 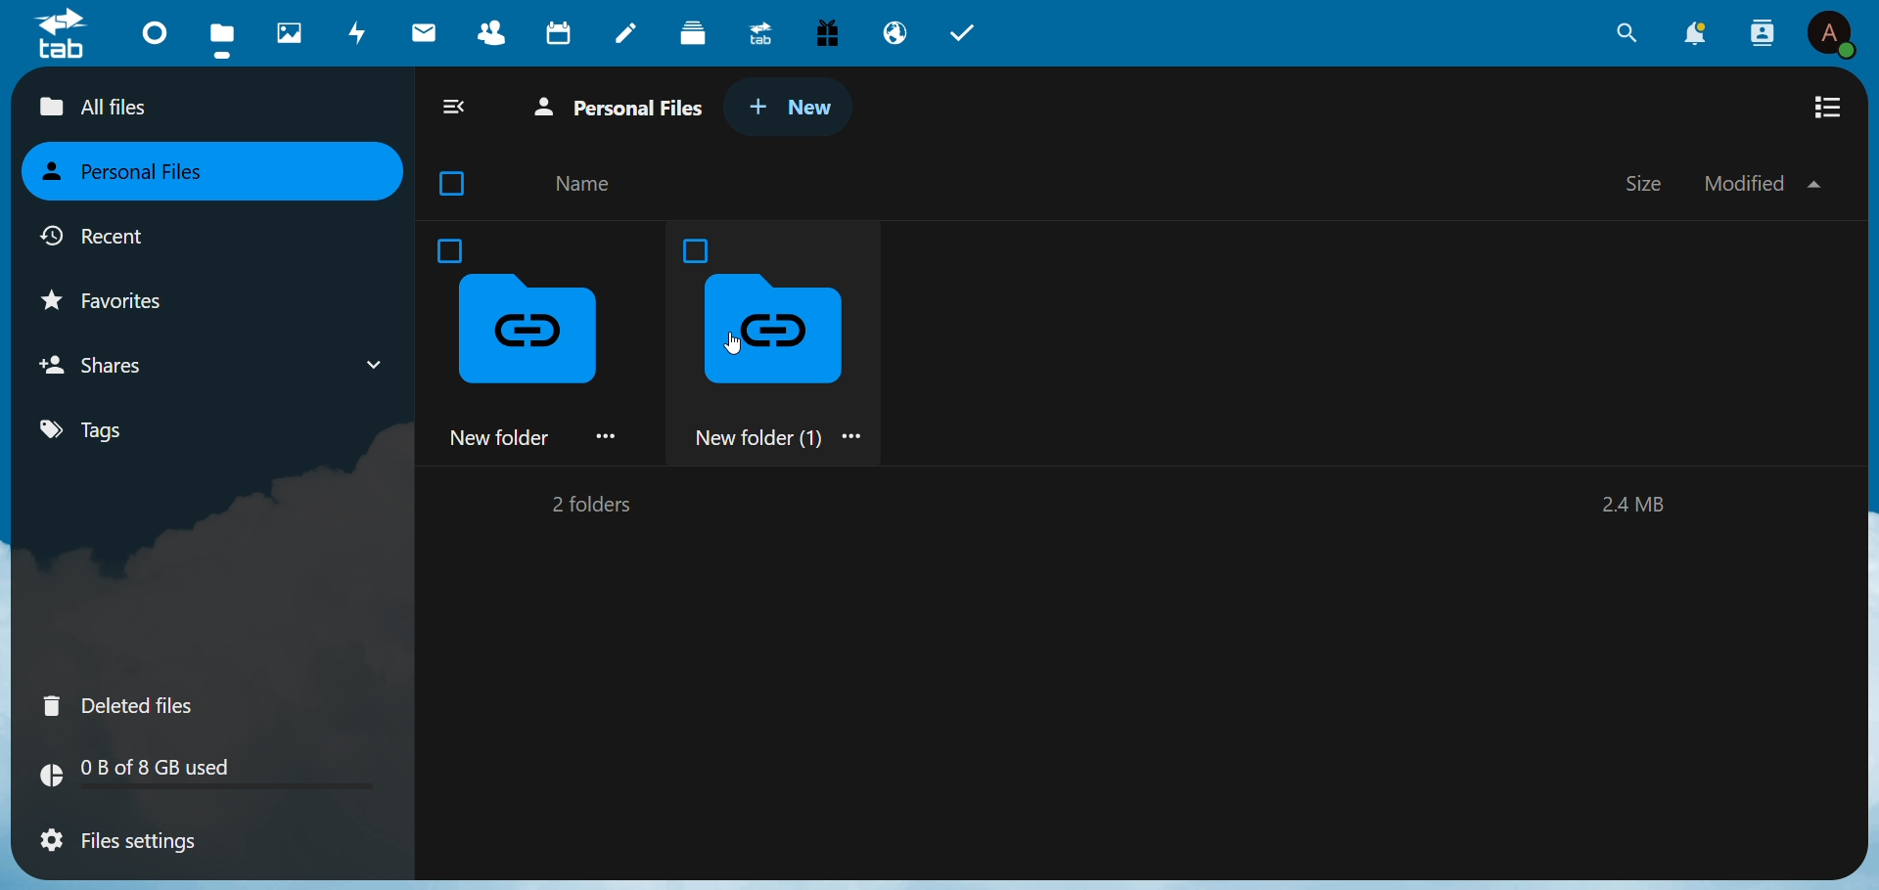 I want to click on collapse, so click(x=458, y=108).